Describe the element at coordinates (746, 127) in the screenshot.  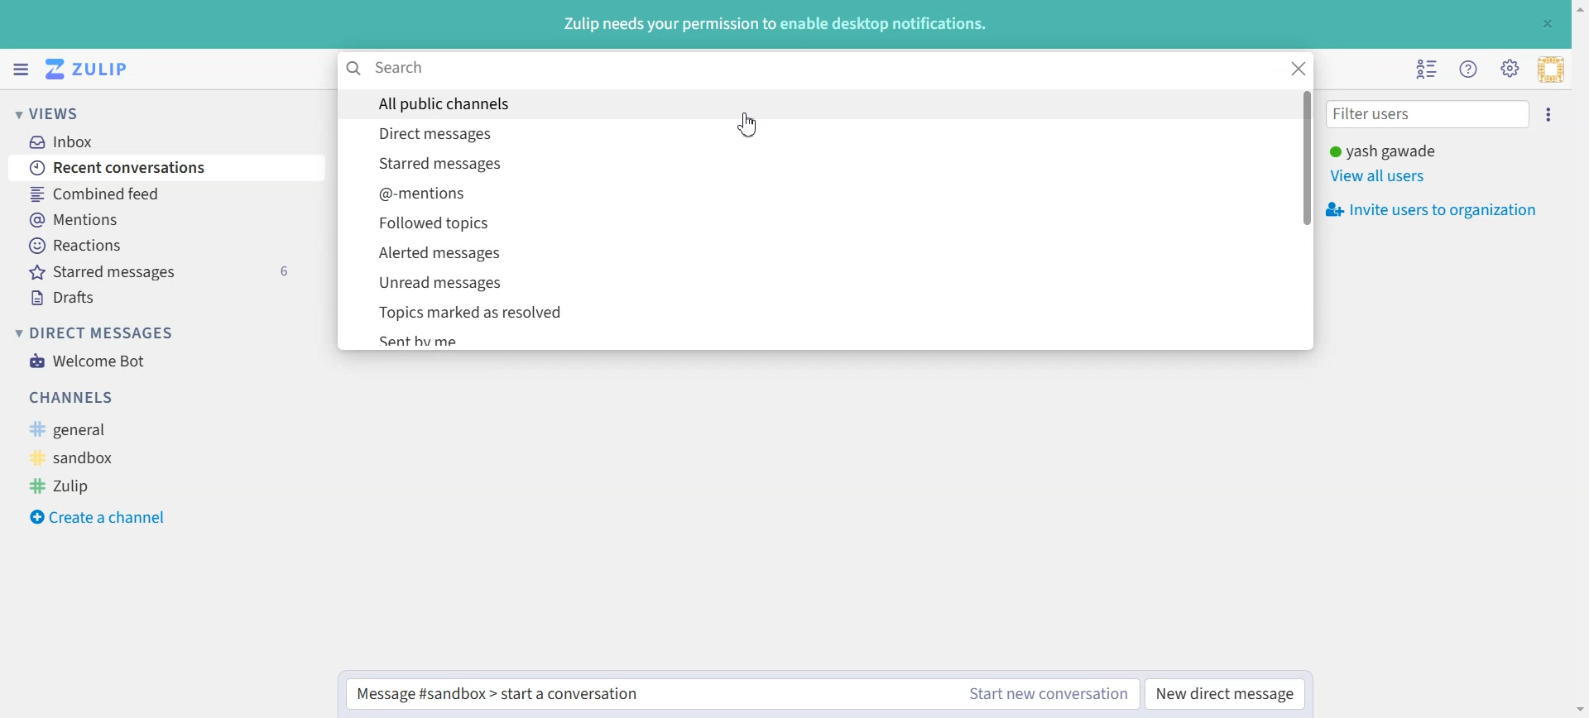
I see `cursor` at that location.